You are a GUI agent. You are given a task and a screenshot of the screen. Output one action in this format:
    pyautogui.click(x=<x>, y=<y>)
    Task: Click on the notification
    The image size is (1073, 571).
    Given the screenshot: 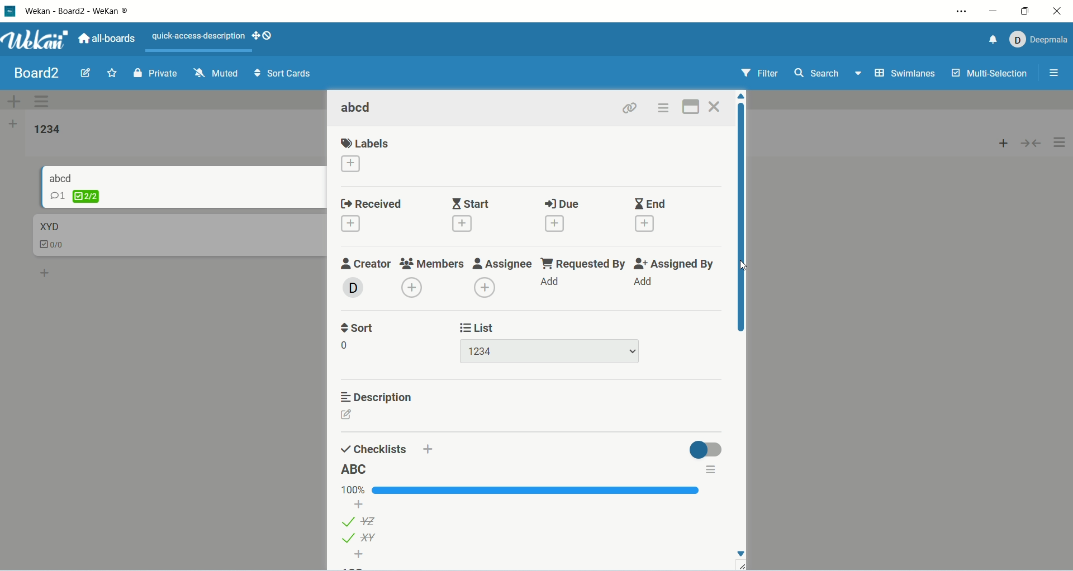 What is the action you would take?
    pyautogui.click(x=990, y=41)
    